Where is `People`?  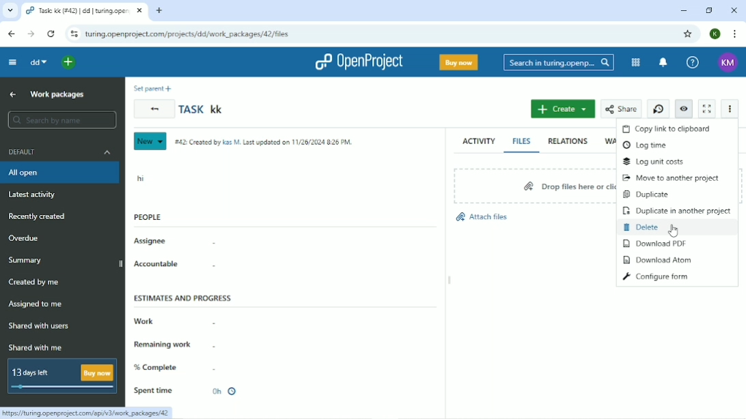
People is located at coordinates (166, 216).